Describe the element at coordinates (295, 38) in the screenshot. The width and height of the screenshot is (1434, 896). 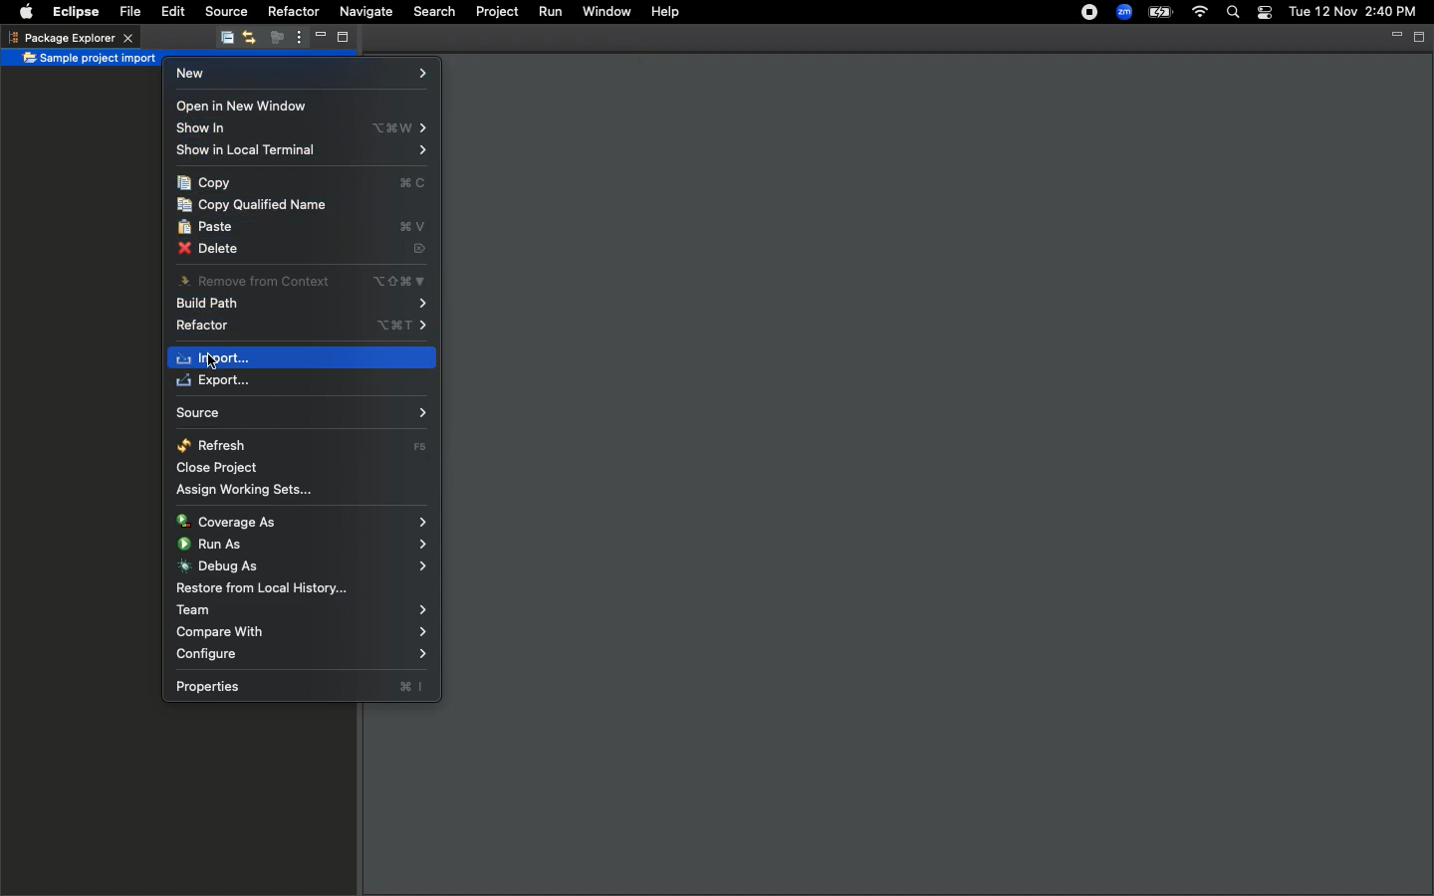
I see `View menu` at that location.